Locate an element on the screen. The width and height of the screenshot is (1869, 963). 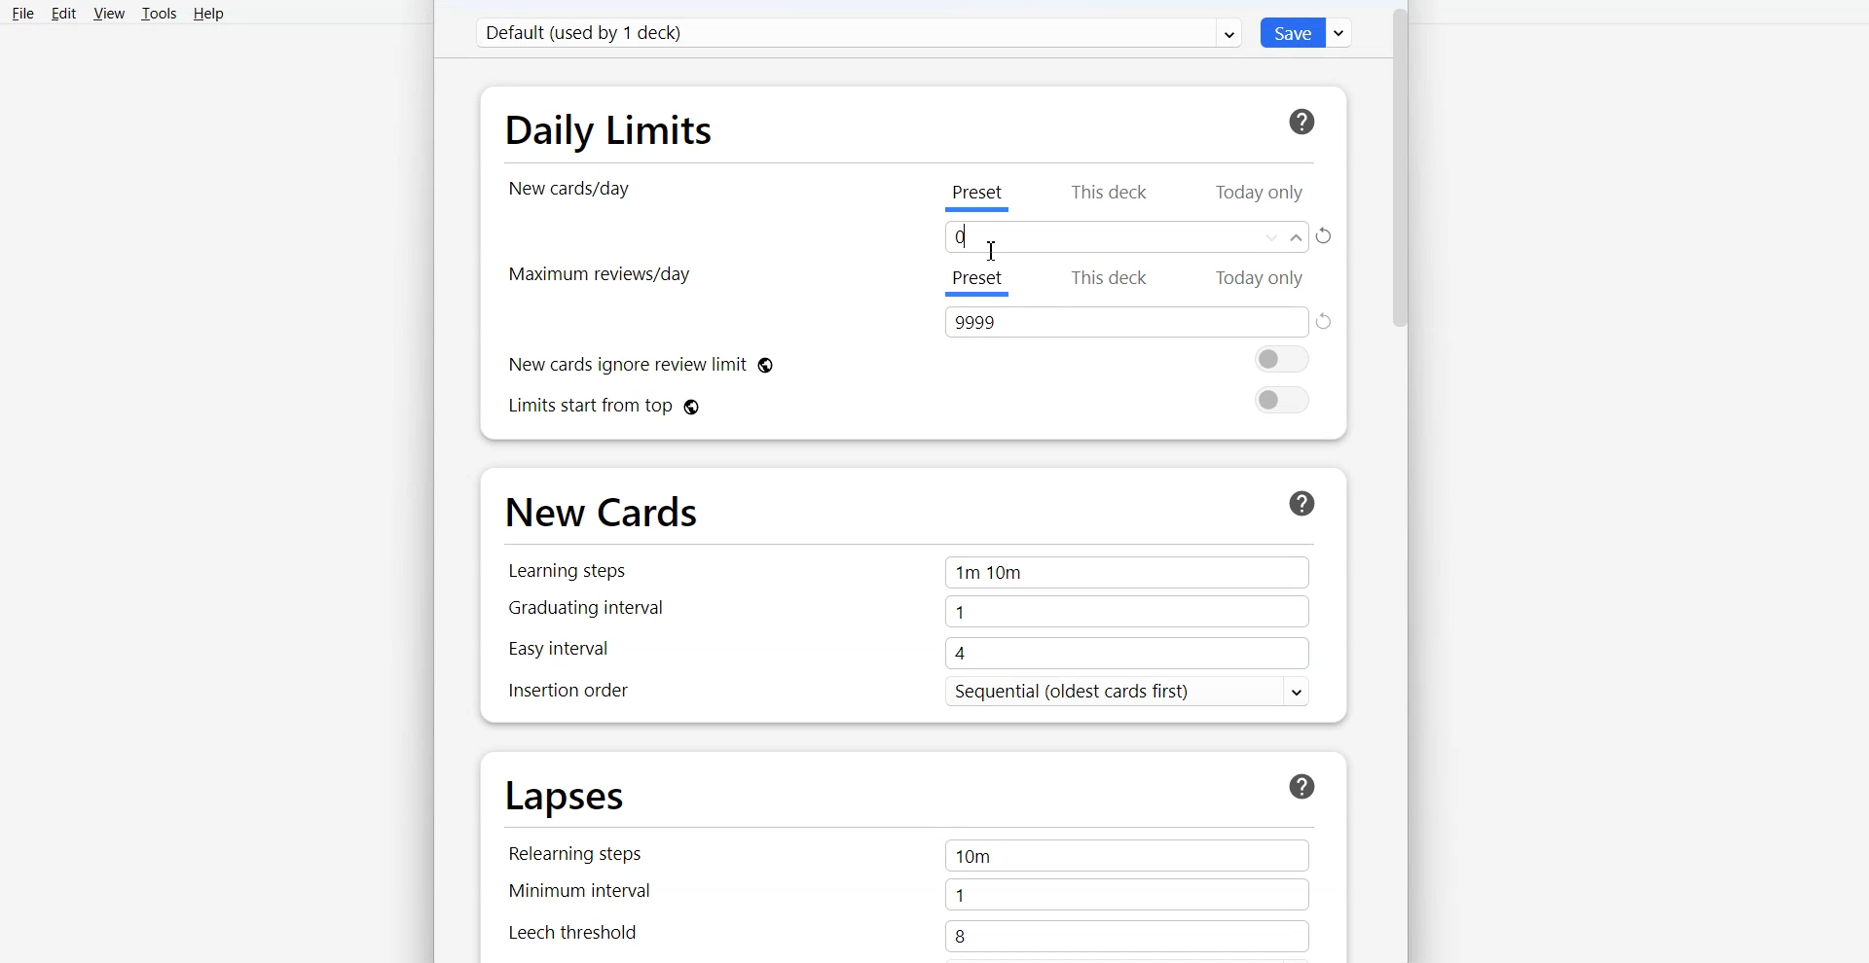
Inspection order is located at coordinates (616, 694).